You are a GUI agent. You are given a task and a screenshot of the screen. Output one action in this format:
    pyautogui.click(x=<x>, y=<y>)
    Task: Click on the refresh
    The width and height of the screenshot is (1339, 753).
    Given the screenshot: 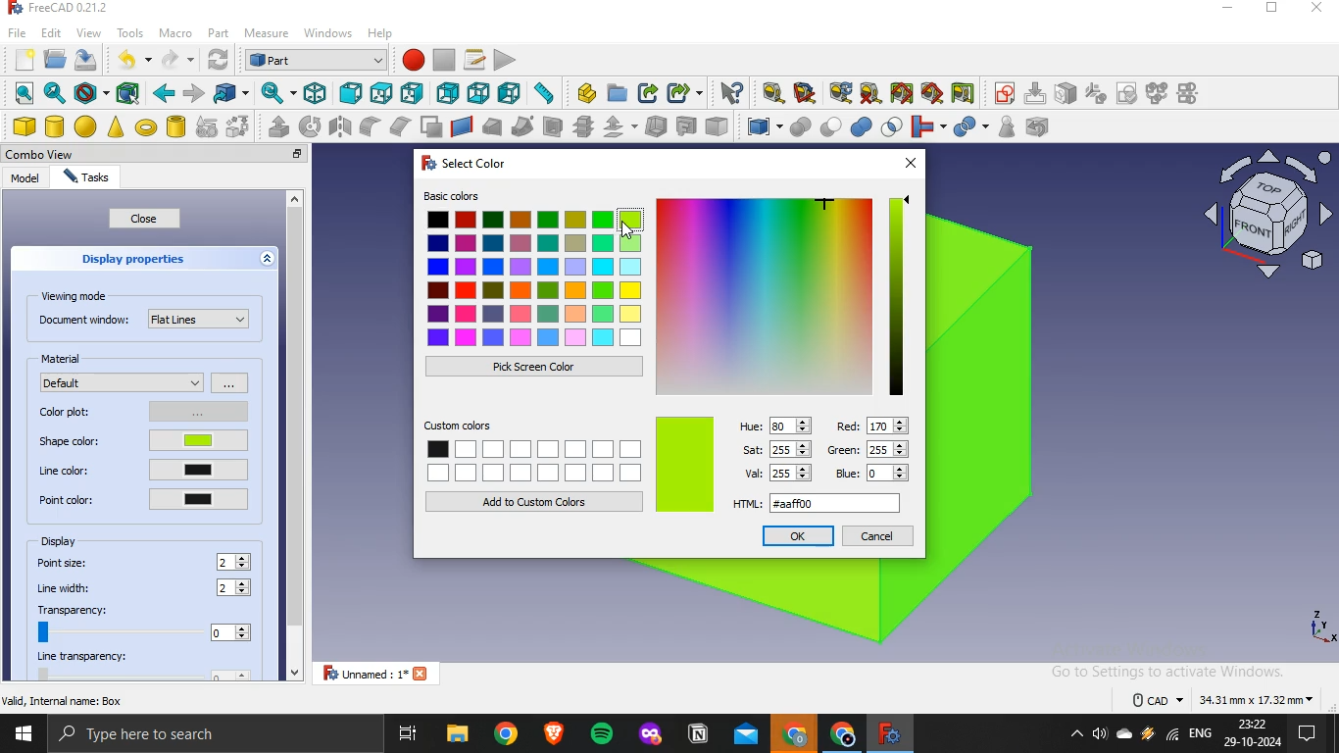 What is the action you would take?
    pyautogui.click(x=840, y=92)
    